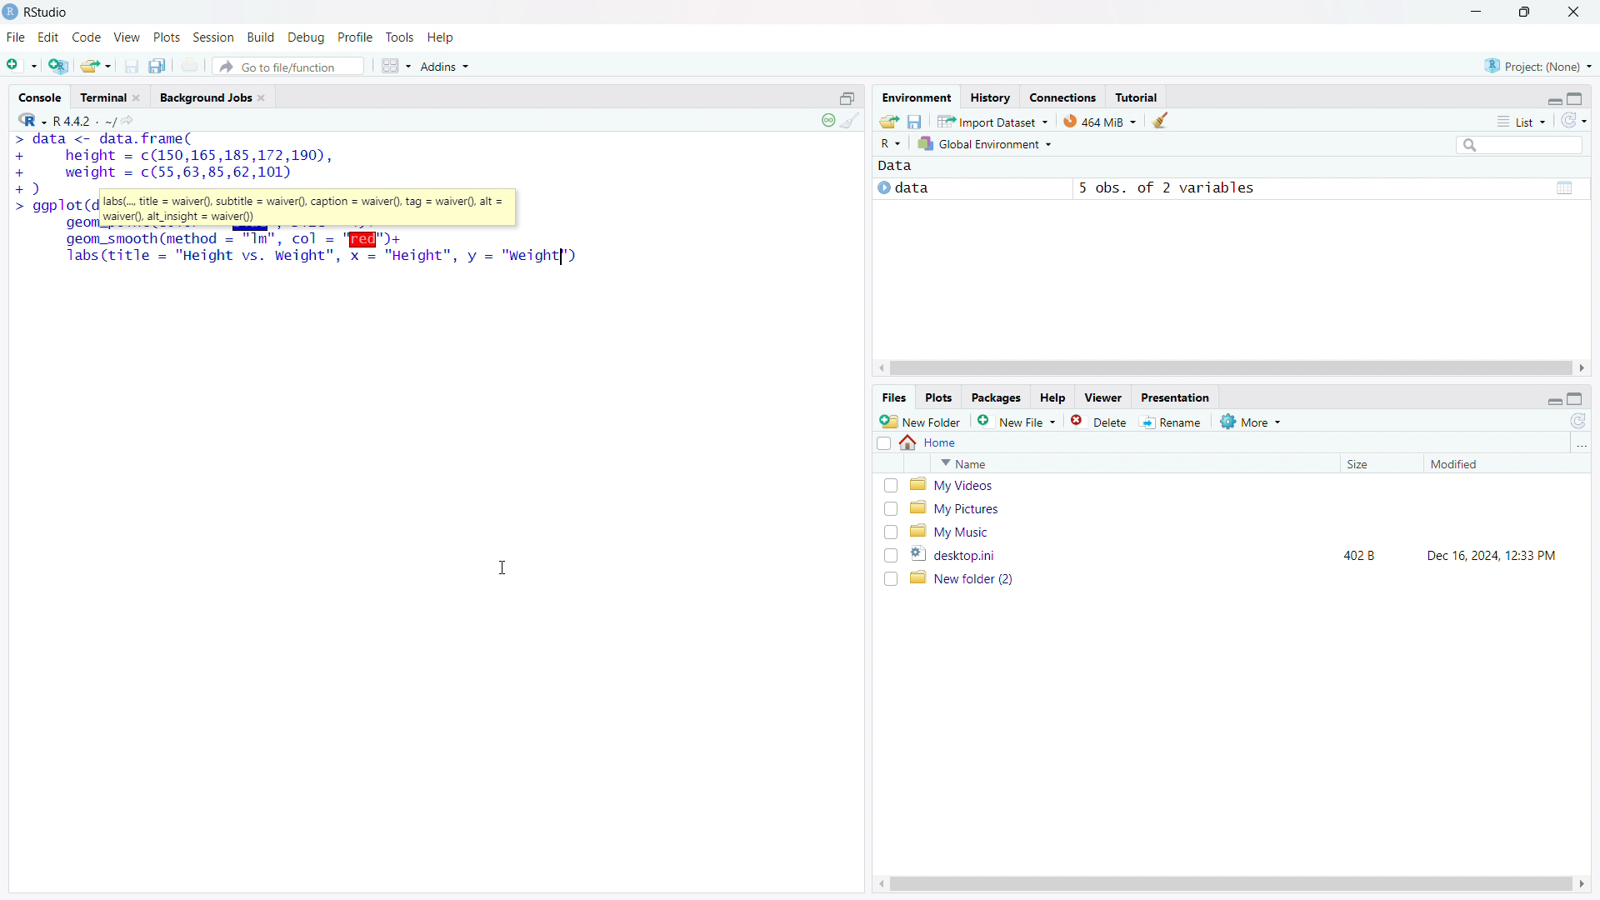 This screenshot has height=900, width=1600. What do you see at coordinates (1527, 12) in the screenshot?
I see `maximize` at bounding box center [1527, 12].